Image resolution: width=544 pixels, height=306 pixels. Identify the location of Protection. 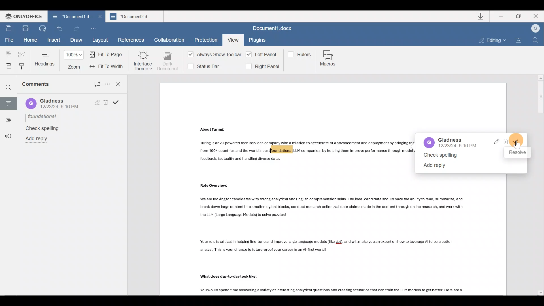
(204, 39).